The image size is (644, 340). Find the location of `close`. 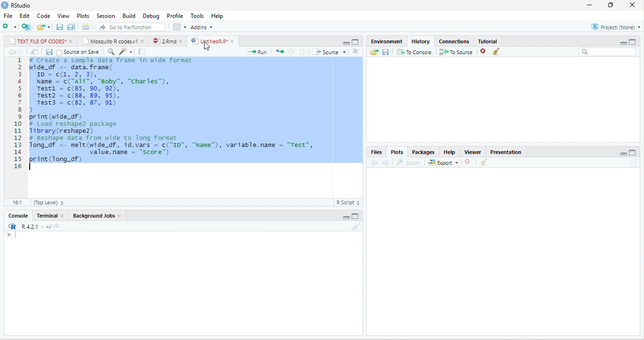

close is located at coordinates (234, 41).